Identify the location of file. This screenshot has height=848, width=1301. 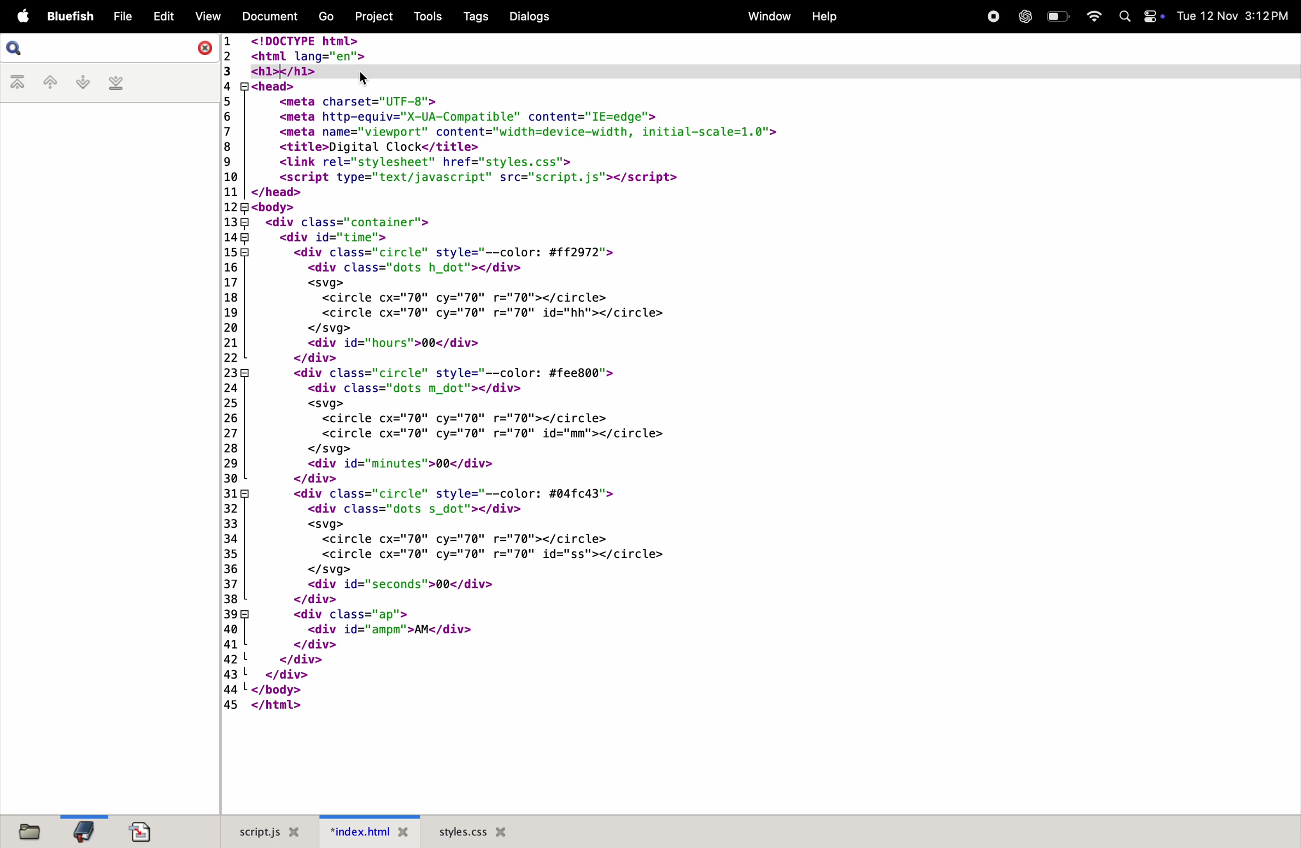
(122, 17).